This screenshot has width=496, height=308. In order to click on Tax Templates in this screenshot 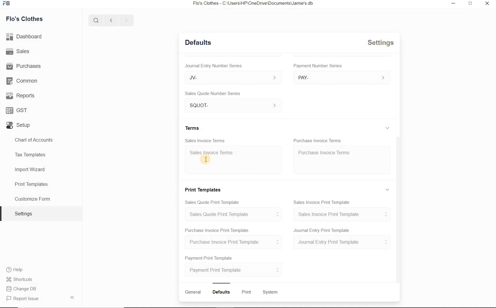, I will do `click(32, 154)`.